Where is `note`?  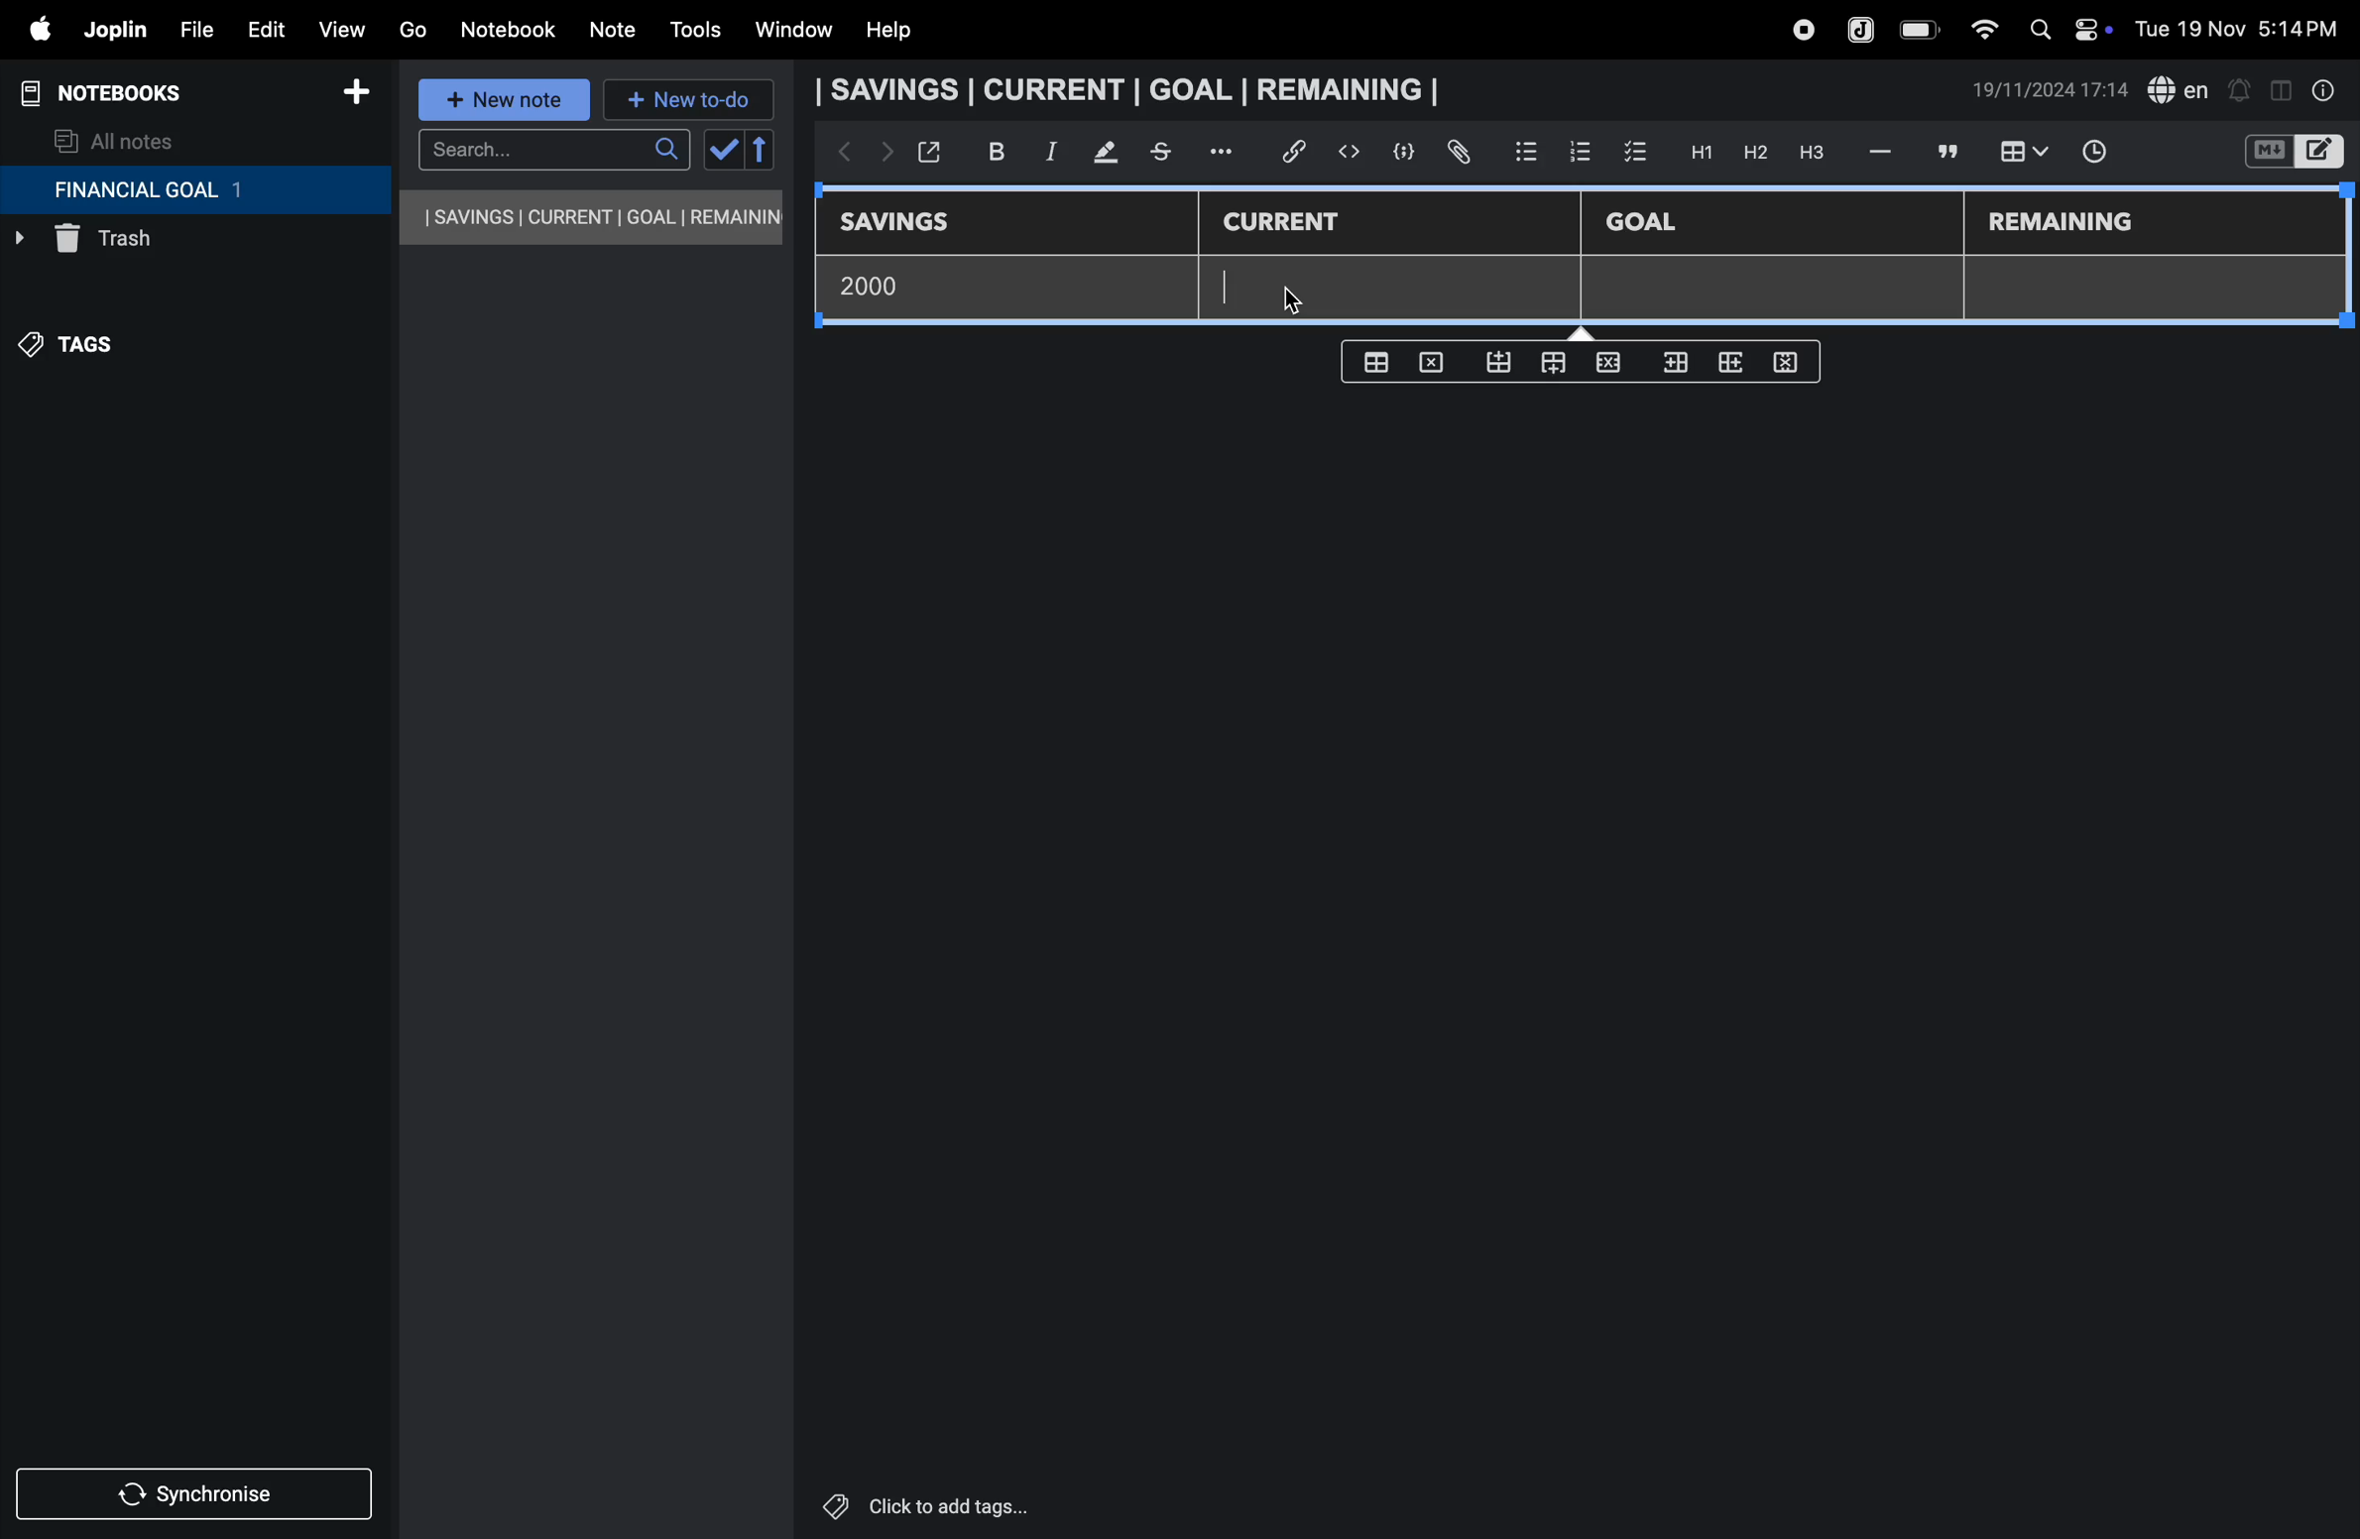
note is located at coordinates (616, 31).